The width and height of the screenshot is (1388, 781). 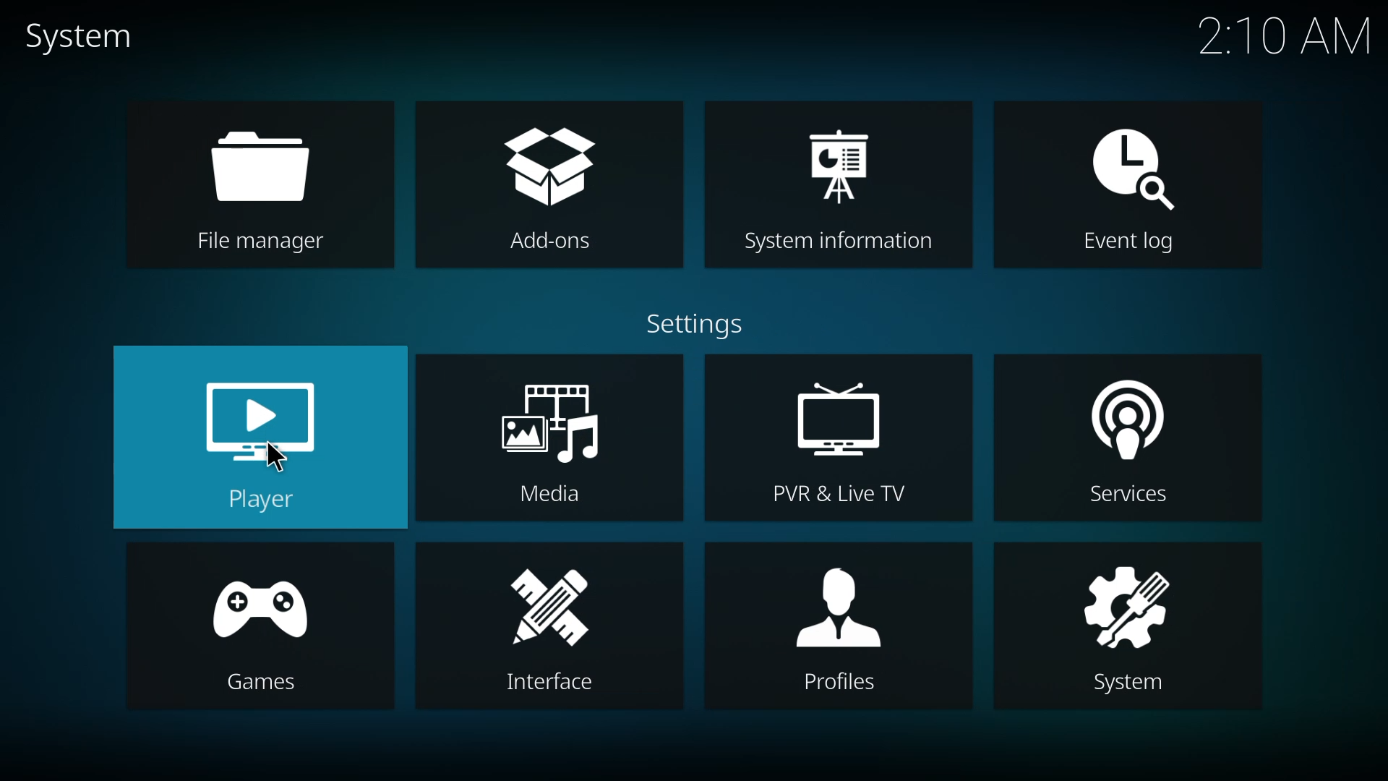 What do you see at coordinates (276, 455) in the screenshot?
I see `cursor` at bounding box center [276, 455].